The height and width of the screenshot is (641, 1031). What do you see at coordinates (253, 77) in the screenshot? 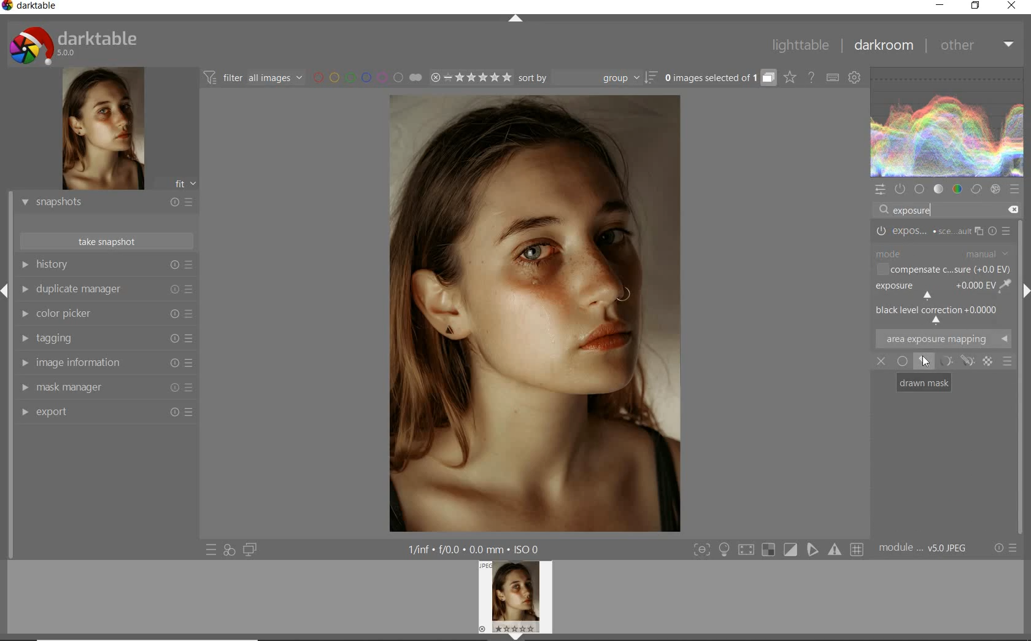
I see `filter images based on their modules` at bounding box center [253, 77].